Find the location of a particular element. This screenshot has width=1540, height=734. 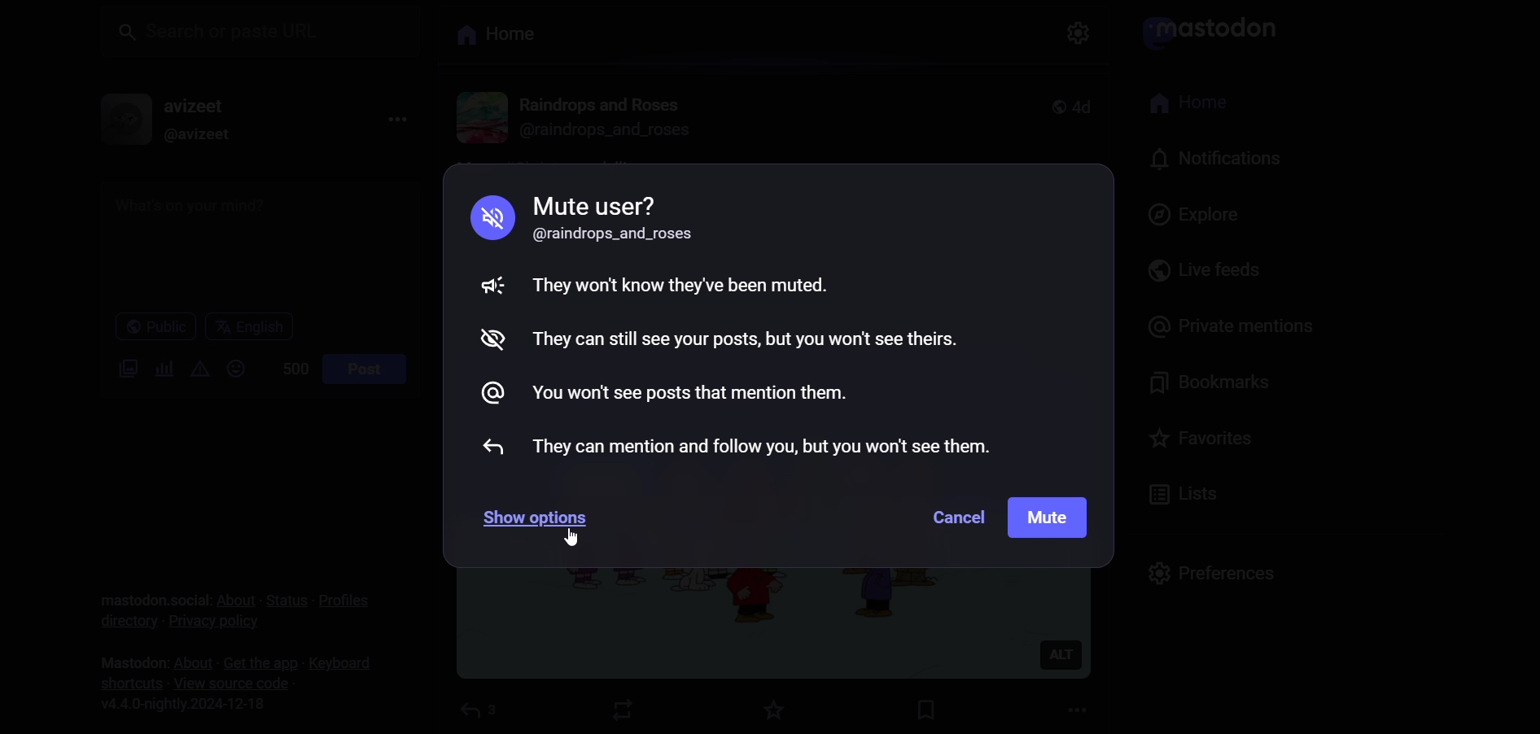

cursor is located at coordinates (570, 541).